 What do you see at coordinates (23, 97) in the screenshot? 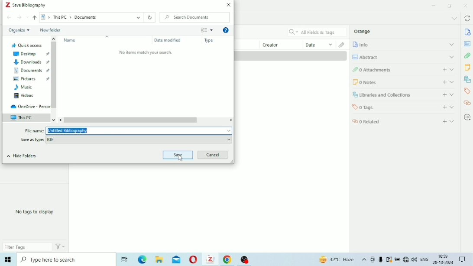
I see `Videos` at bounding box center [23, 97].